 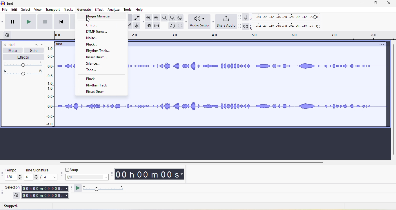 I want to click on plugin manager, so click(x=99, y=17).